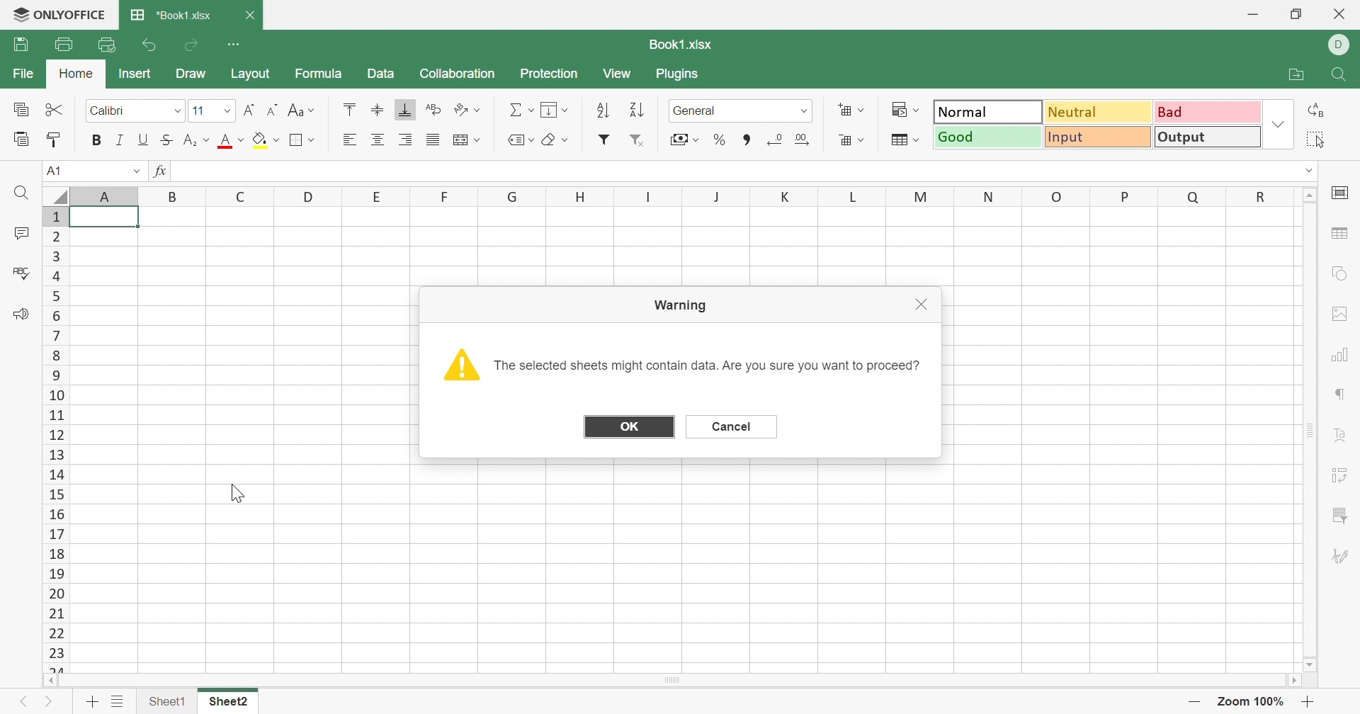 This screenshot has width=1360, height=714. Describe the element at coordinates (21, 273) in the screenshot. I see `Check Spelling` at that location.